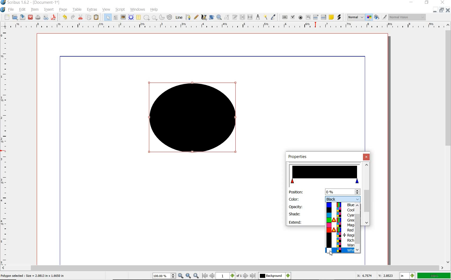 This screenshot has height=280, width=451. I want to click on opacity, so click(296, 207).